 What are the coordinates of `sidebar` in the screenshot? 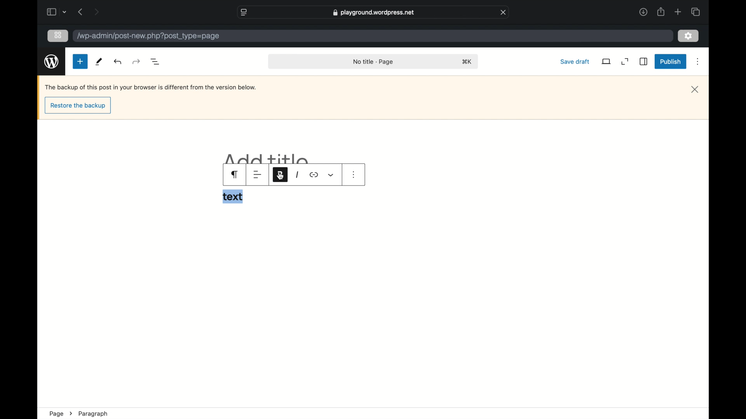 It's located at (644, 62).